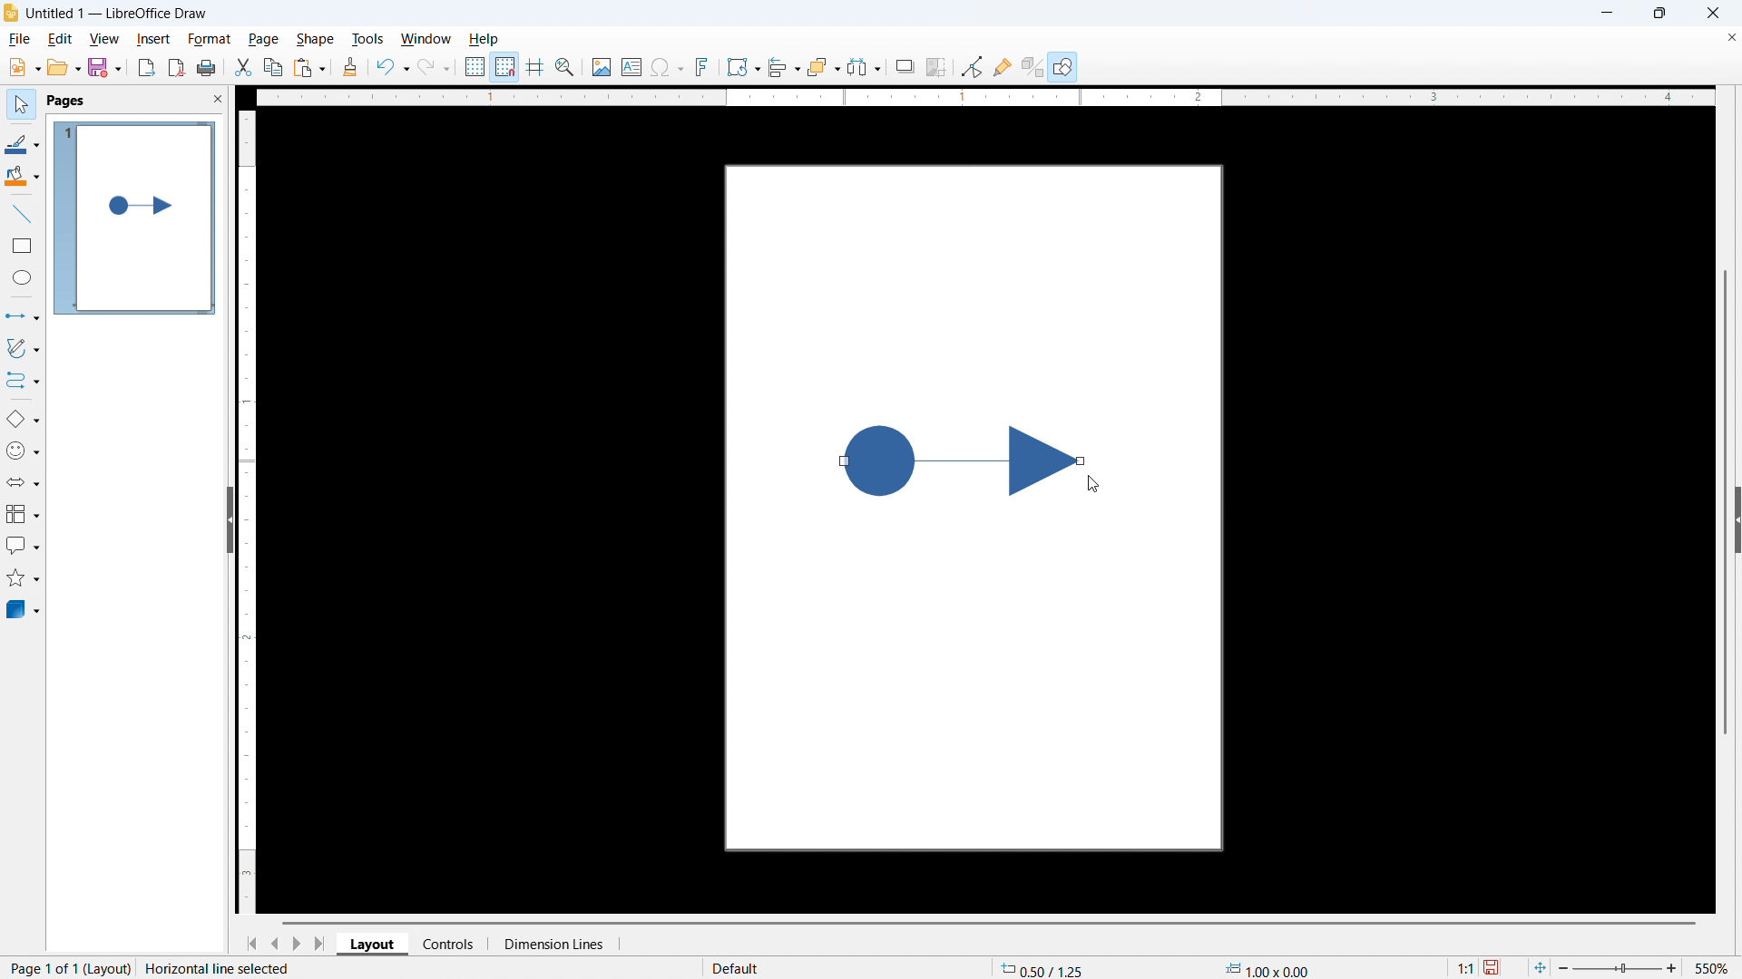 Image resolution: width=1742 pixels, height=979 pixels. What do you see at coordinates (1042, 967) in the screenshot?
I see `Cursor coordinates (0.50/1.25)` at bounding box center [1042, 967].